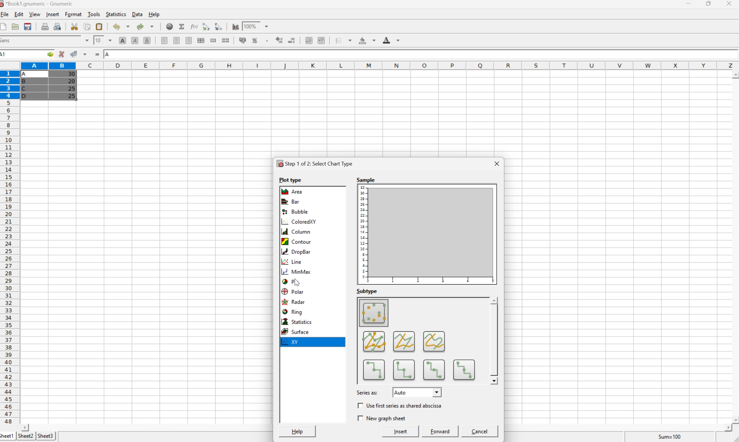 This screenshot has height=442, width=739. What do you see at coordinates (427, 234) in the screenshot?
I see `XY Sample` at bounding box center [427, 234].